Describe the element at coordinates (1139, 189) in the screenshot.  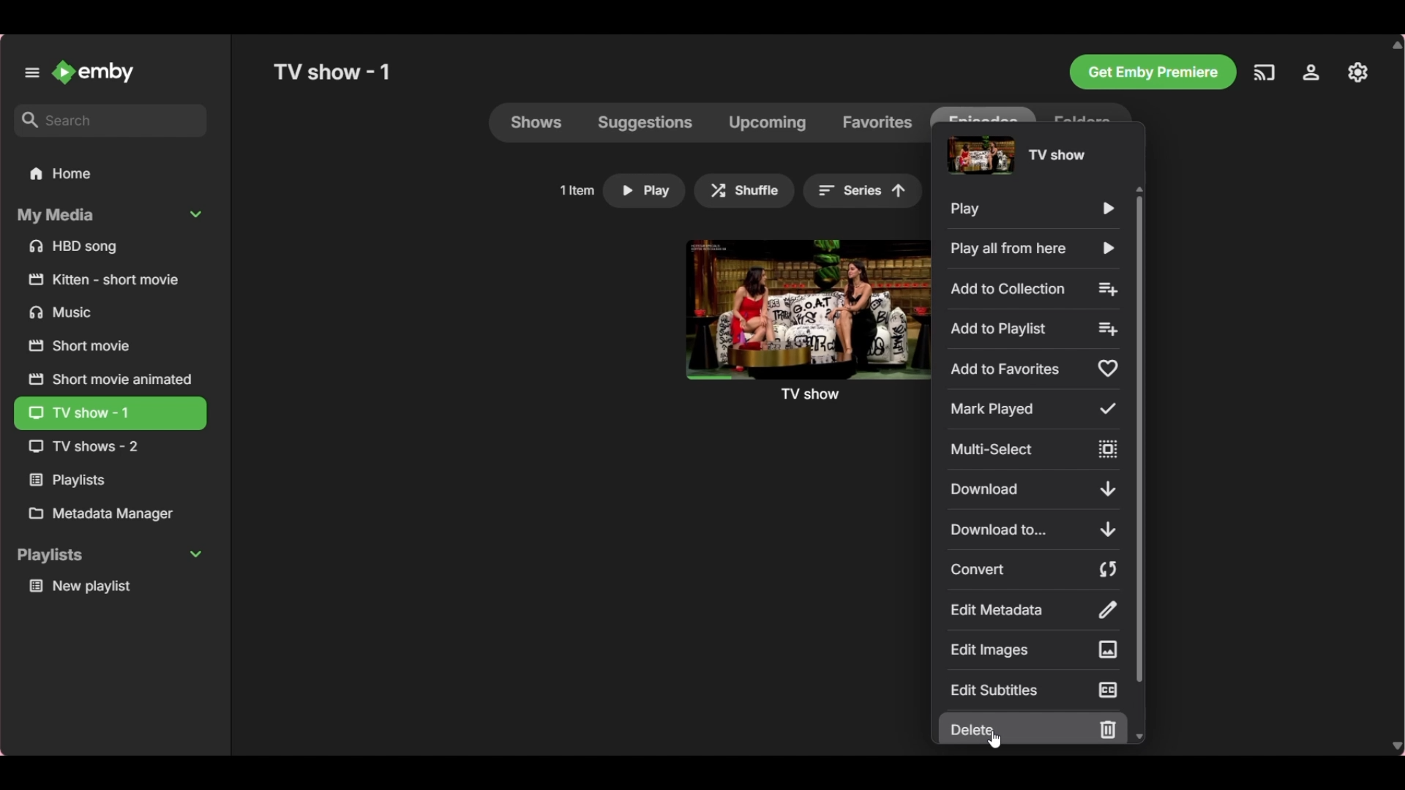
I see `Quick slide to top for settings` at that location.